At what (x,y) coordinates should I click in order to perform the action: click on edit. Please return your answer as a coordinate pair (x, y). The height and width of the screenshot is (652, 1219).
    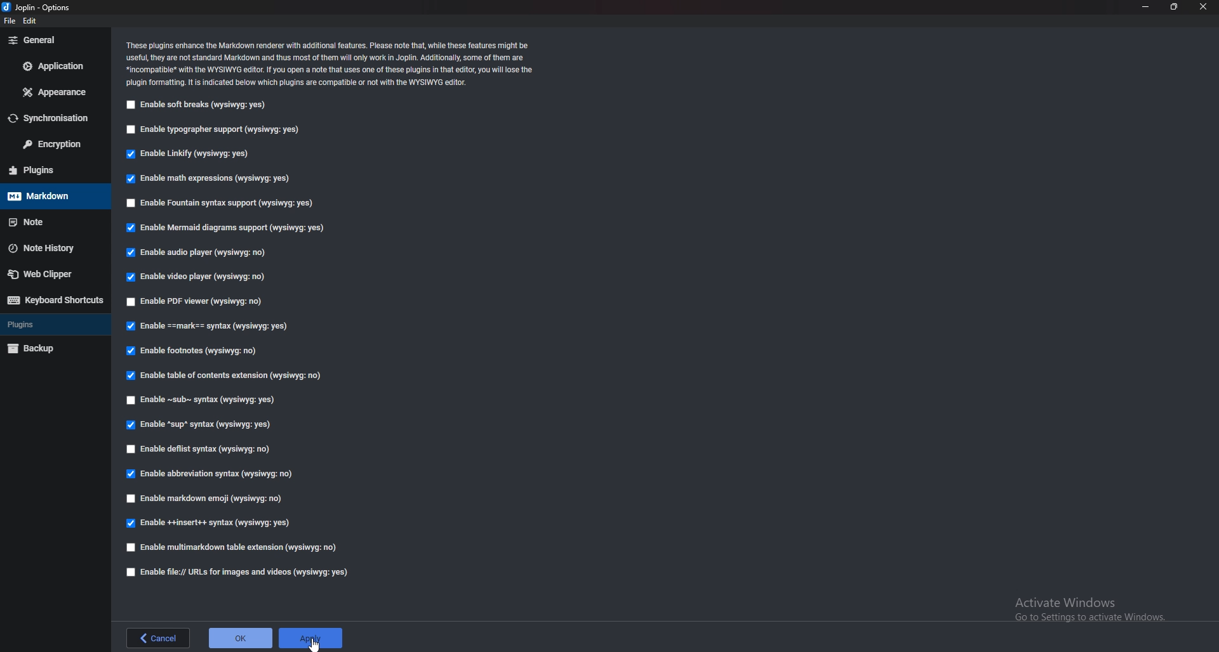
    Looking at the image, I should click on (31, 20).